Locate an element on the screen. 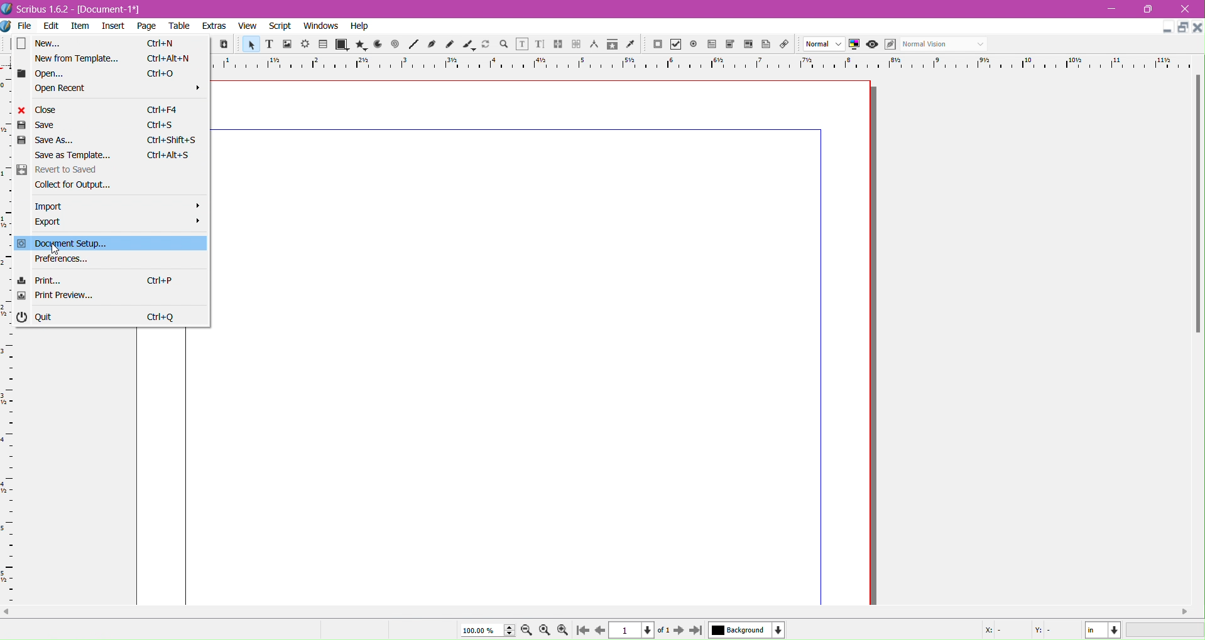 The height and width of the screenshot is (640, 1205). keyboard shortcut is located at coordinates (172, 141).